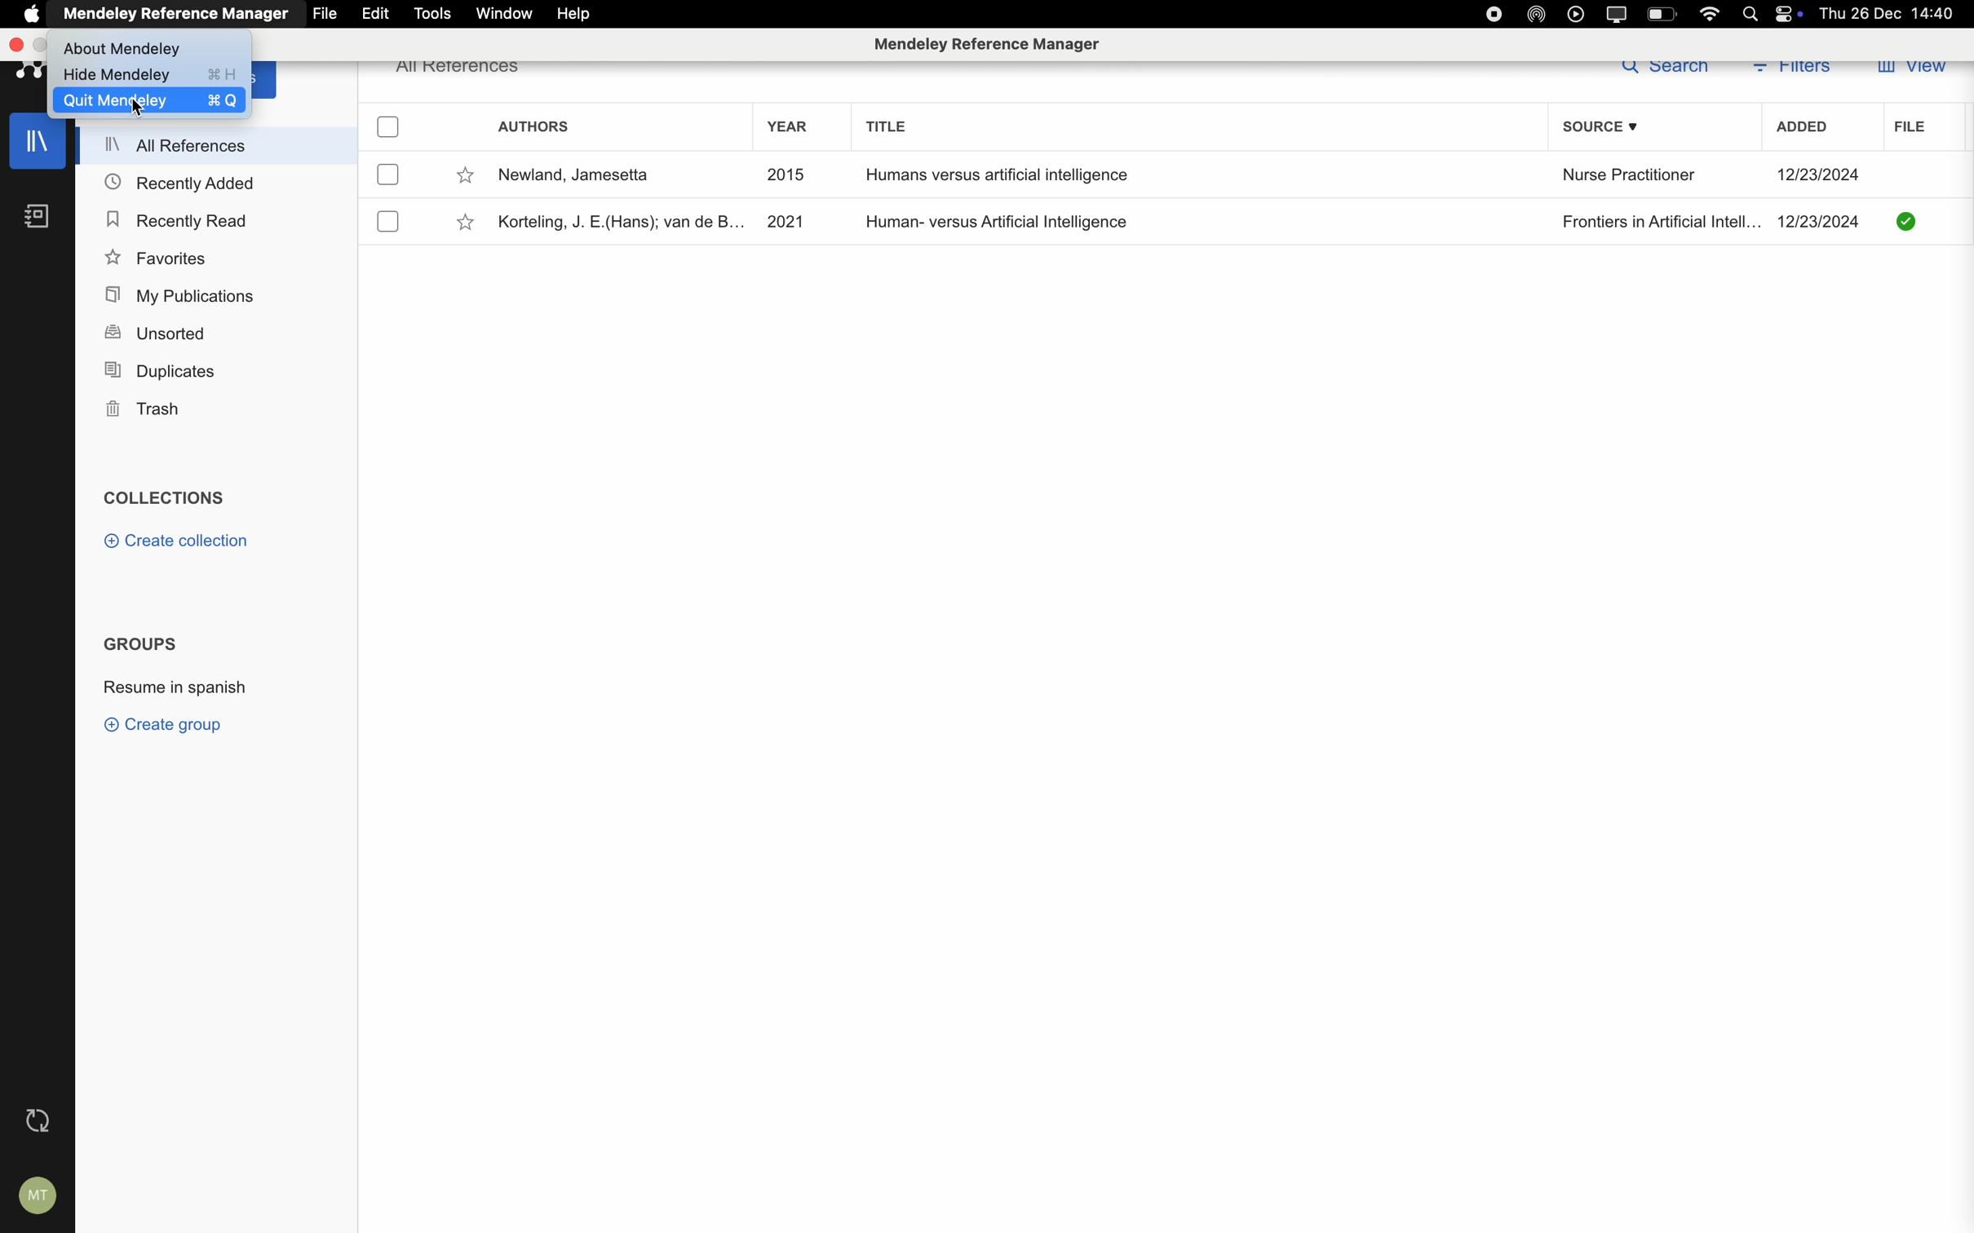 The image size is (1974, 1233). What do you see at coordinates (142, 409) in the screenshot?
I see `trash` at bounding box center [142, 409].